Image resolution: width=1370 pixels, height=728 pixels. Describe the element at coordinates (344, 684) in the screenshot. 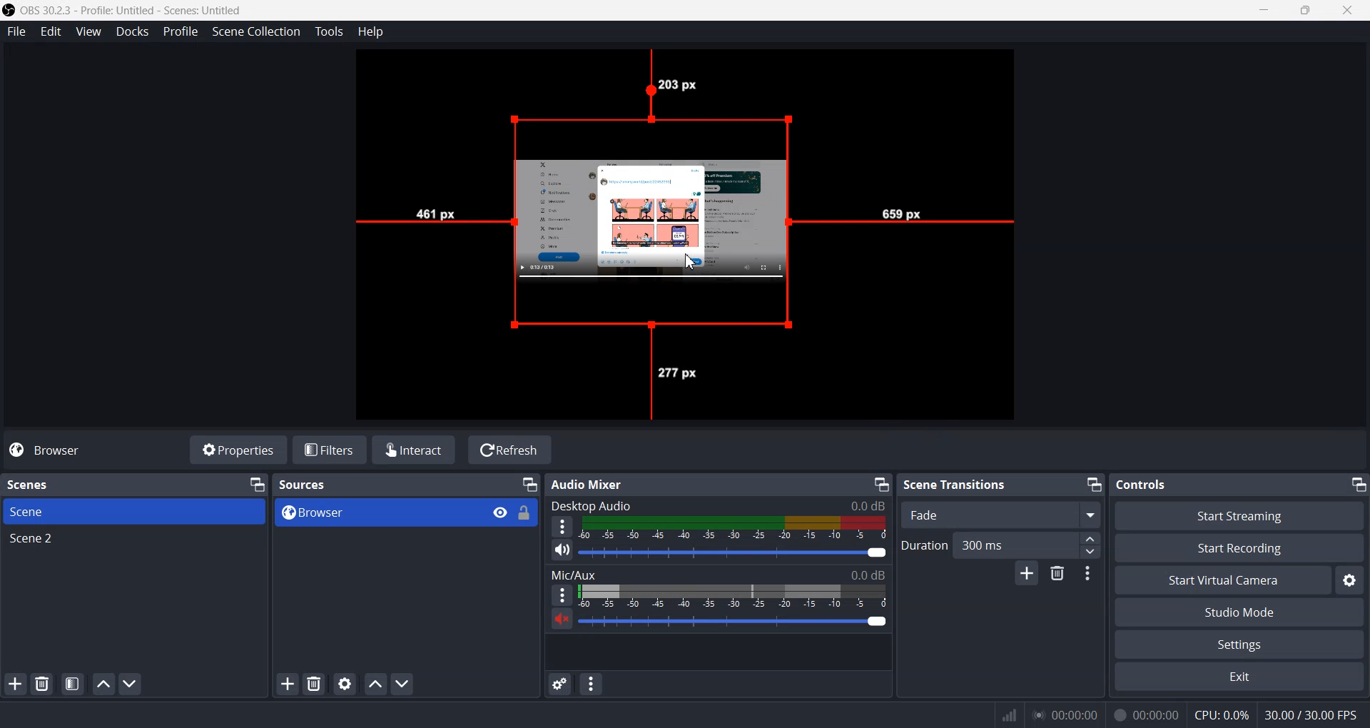

I see `Open sources properties` at that location.